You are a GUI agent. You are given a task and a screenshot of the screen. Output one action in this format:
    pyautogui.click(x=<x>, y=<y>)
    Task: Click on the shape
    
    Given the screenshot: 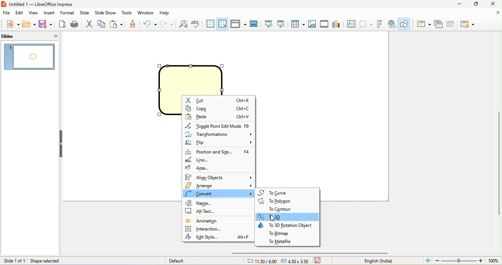 What is the action you would take?
    pyautogui.click(x=196, y=77)
    